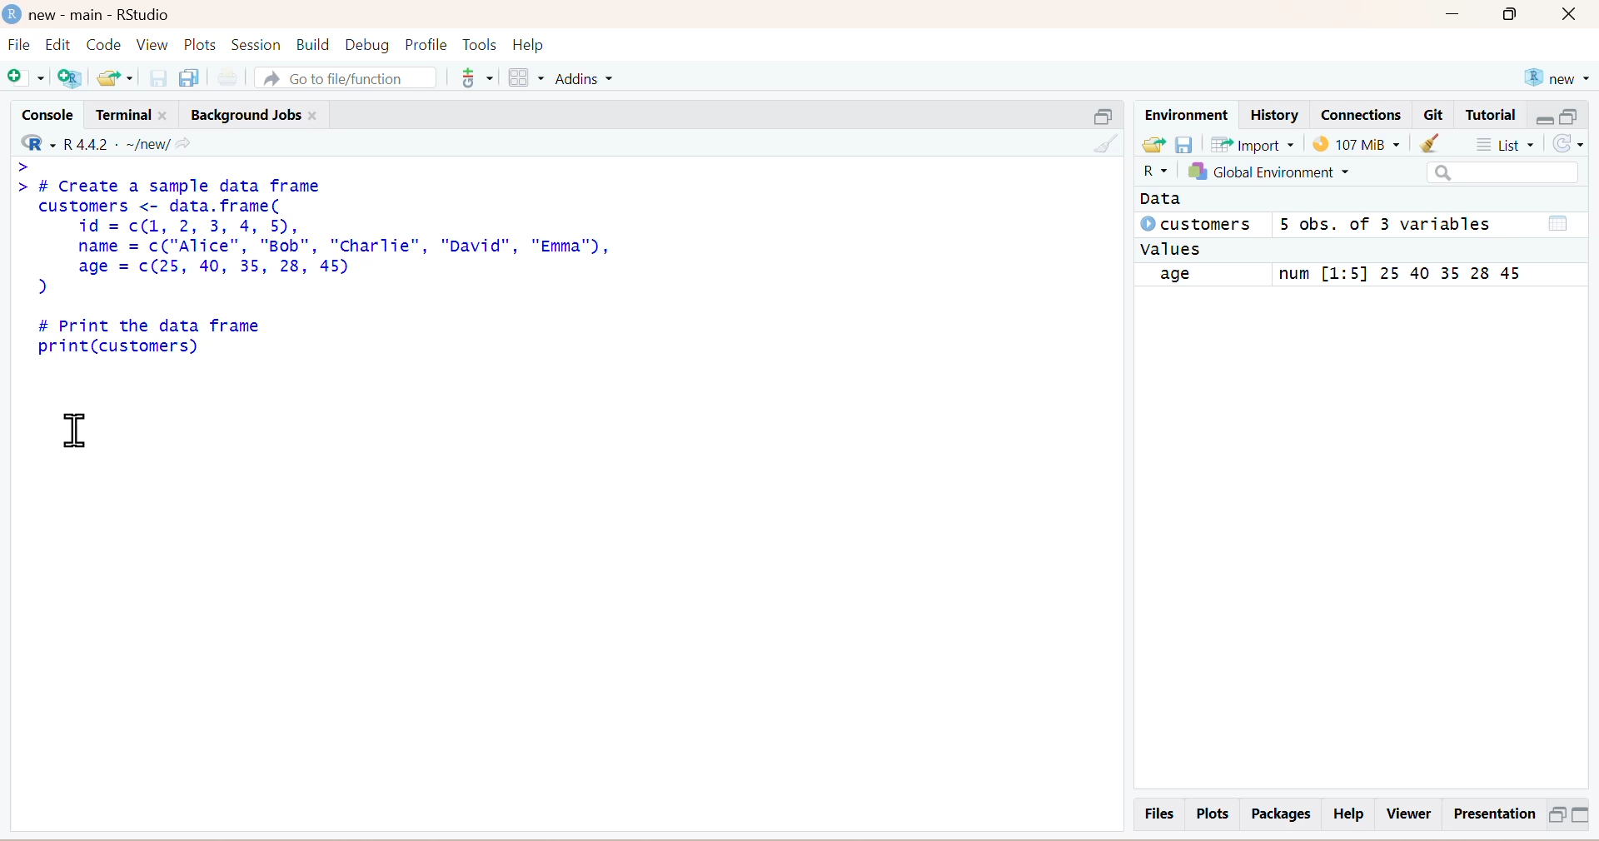 Image resolution: width=1599 pixels, height=841 pixels. I want to click on new - main - RStudio, so click(90, 12).